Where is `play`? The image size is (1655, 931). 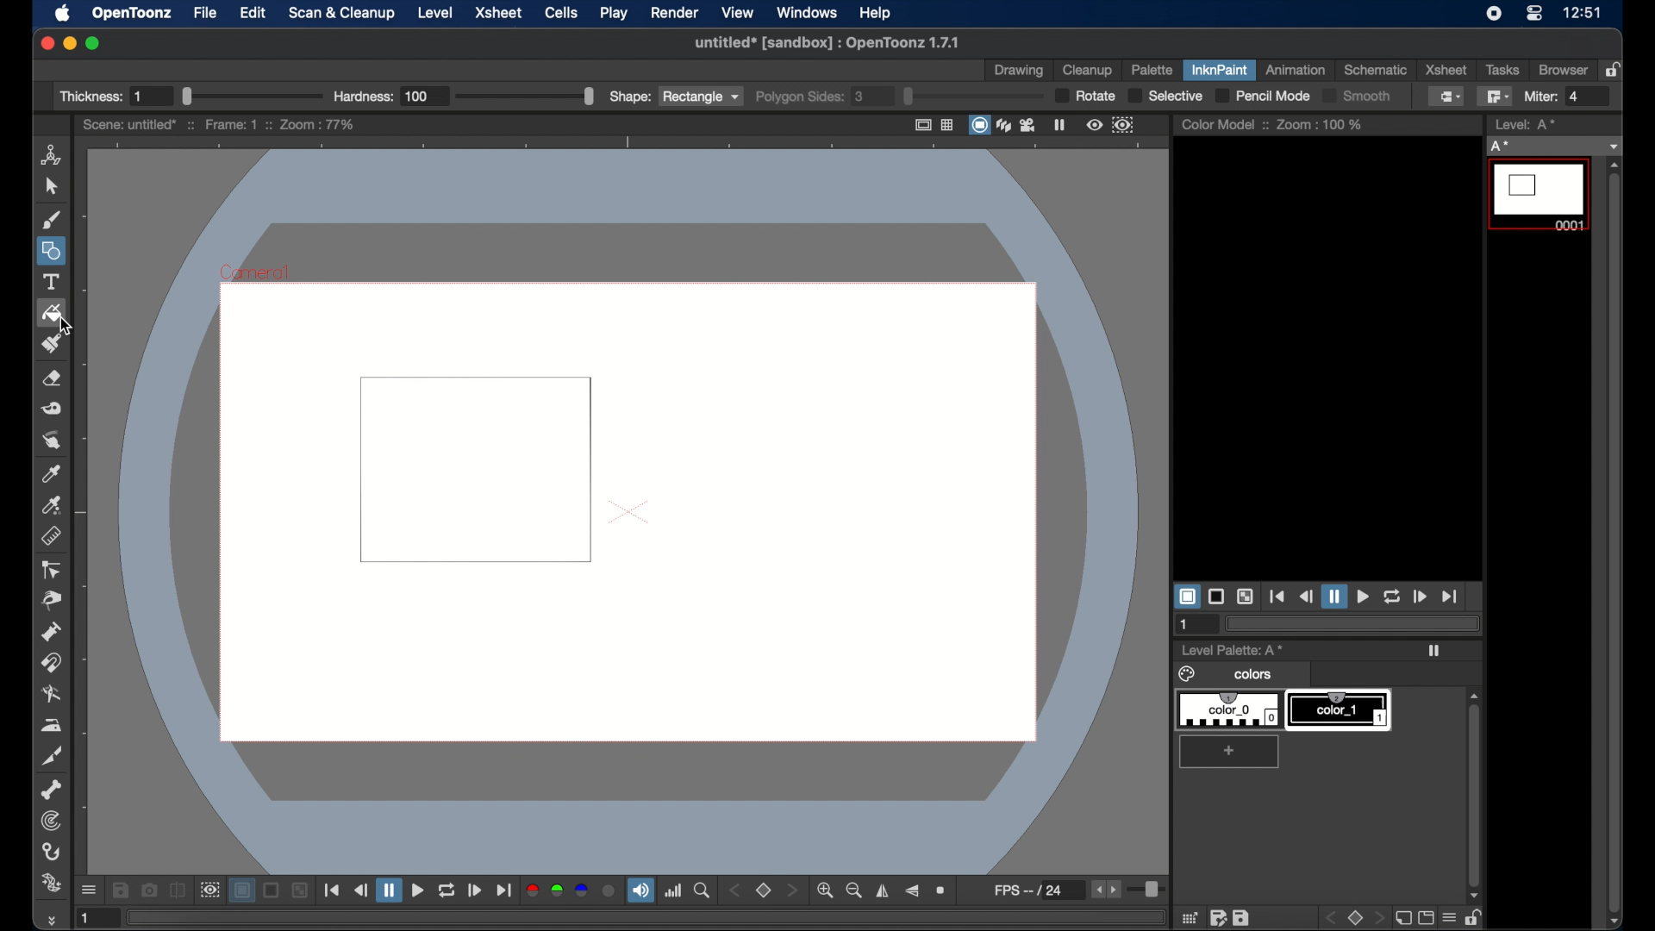
play is located at coordinates (1362, 597).